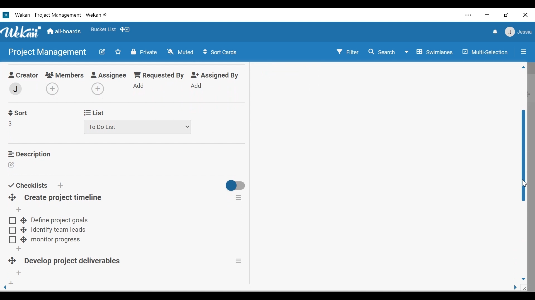 The height and width of the screenshot is (300, 535). I want to click on Checklist name, so click(75, 262).